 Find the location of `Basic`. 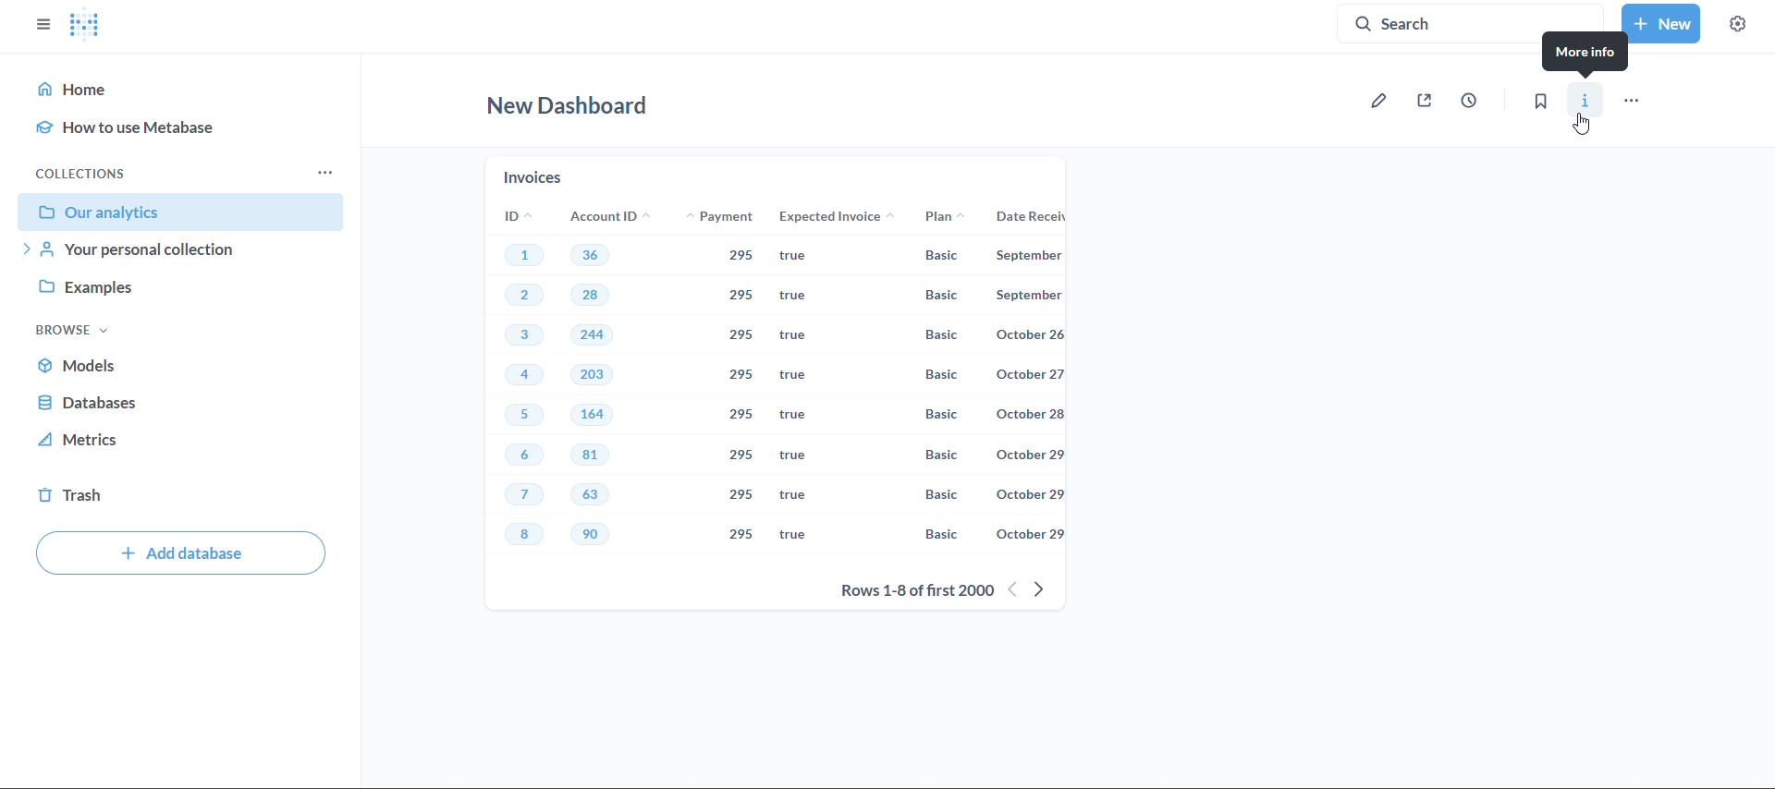

Basic is located at coordinates (936, 340).